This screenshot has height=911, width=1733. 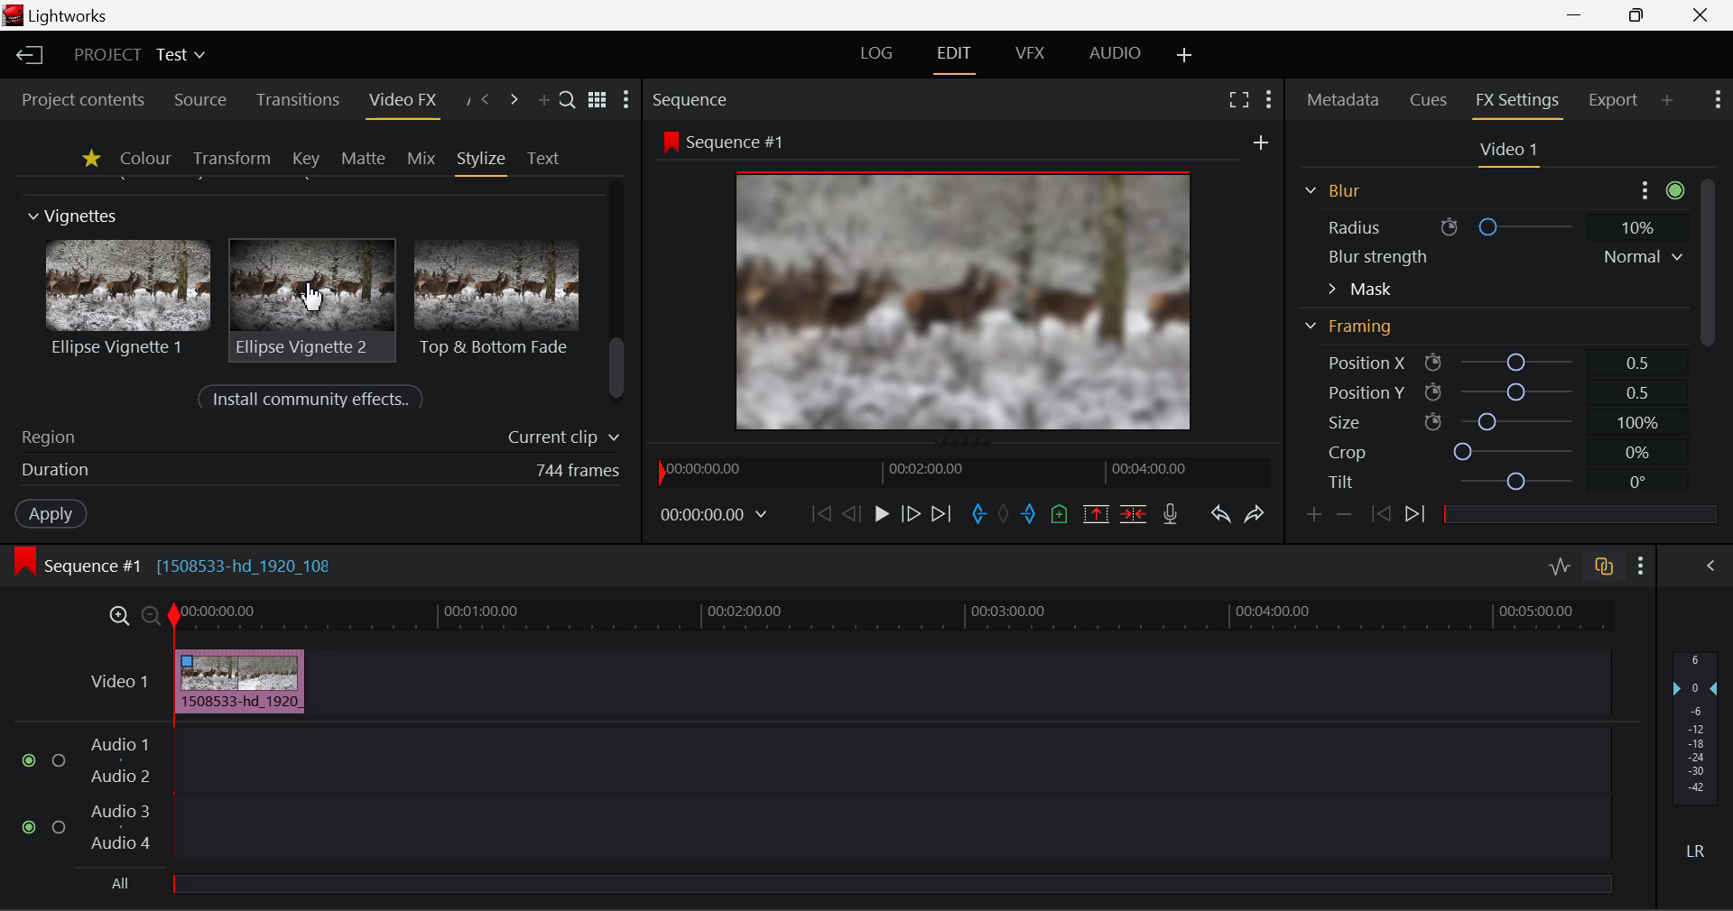 I want to click on LOG Layout, so click(x=883, y=55).